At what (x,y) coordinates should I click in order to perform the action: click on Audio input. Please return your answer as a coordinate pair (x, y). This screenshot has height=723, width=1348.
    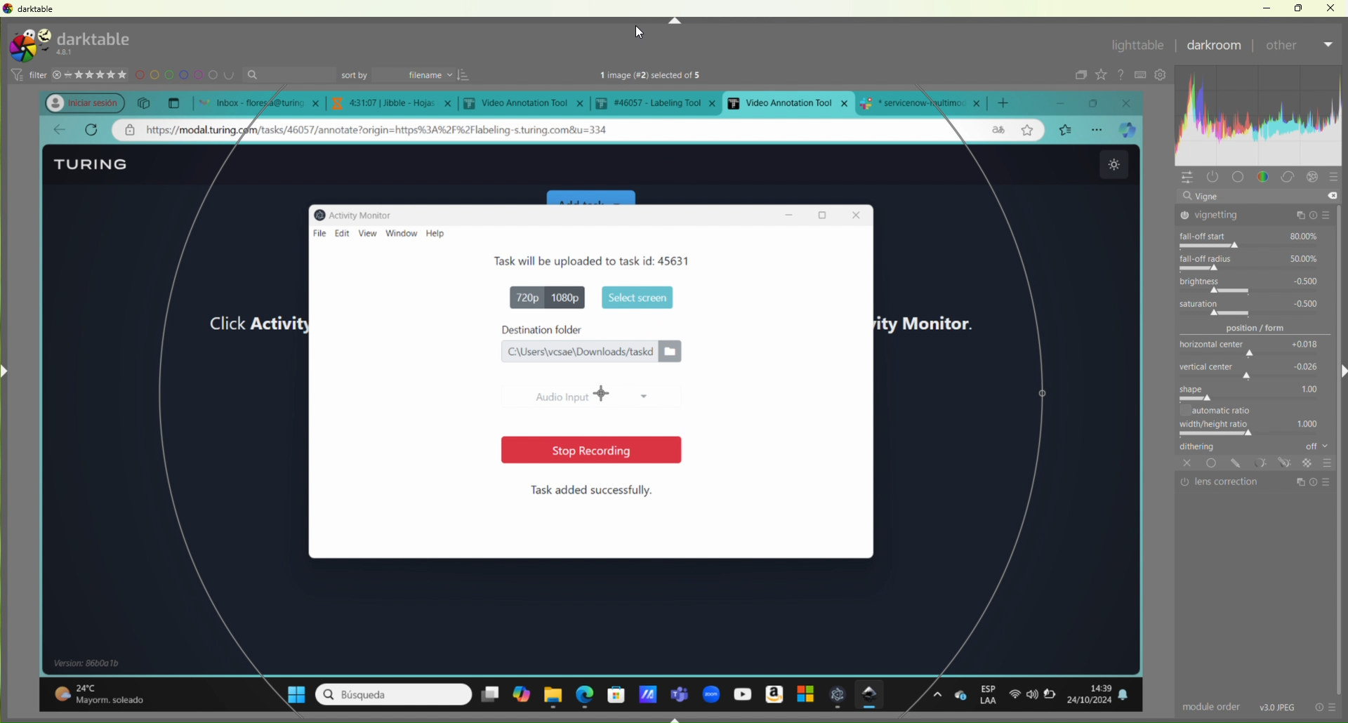
    Looking at the image, I should click on (590, 394).